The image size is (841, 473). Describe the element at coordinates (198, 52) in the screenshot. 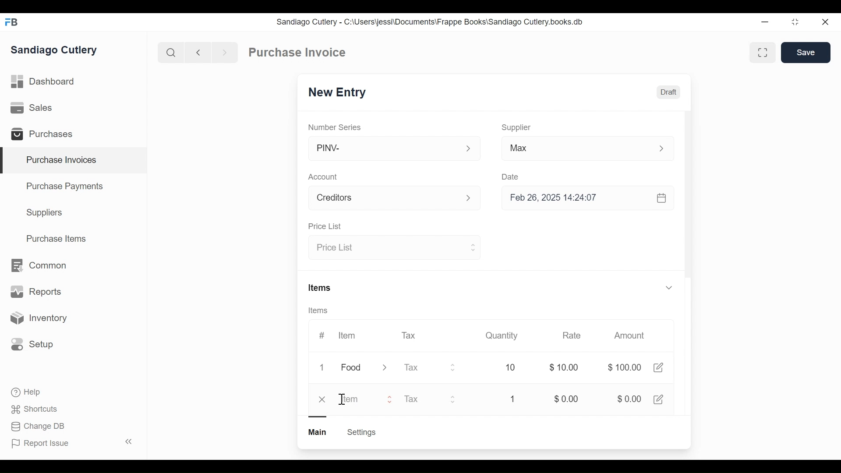

I see `Naviagate back` at that location.